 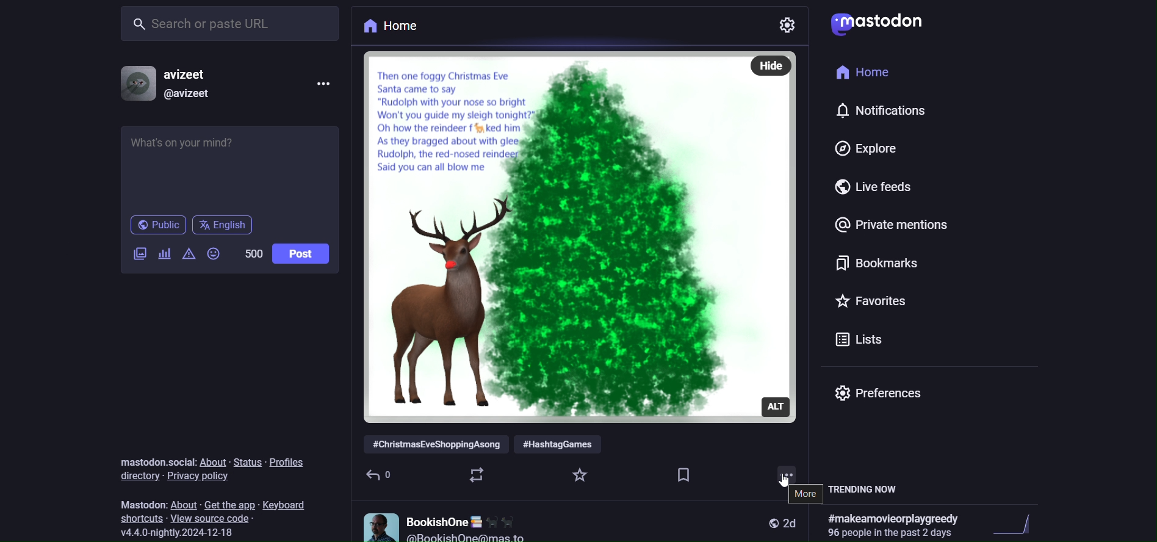 What do you see at coordinates (870, 490) in the screenshot?
I see `trending now` at bounding box center [870, 490].